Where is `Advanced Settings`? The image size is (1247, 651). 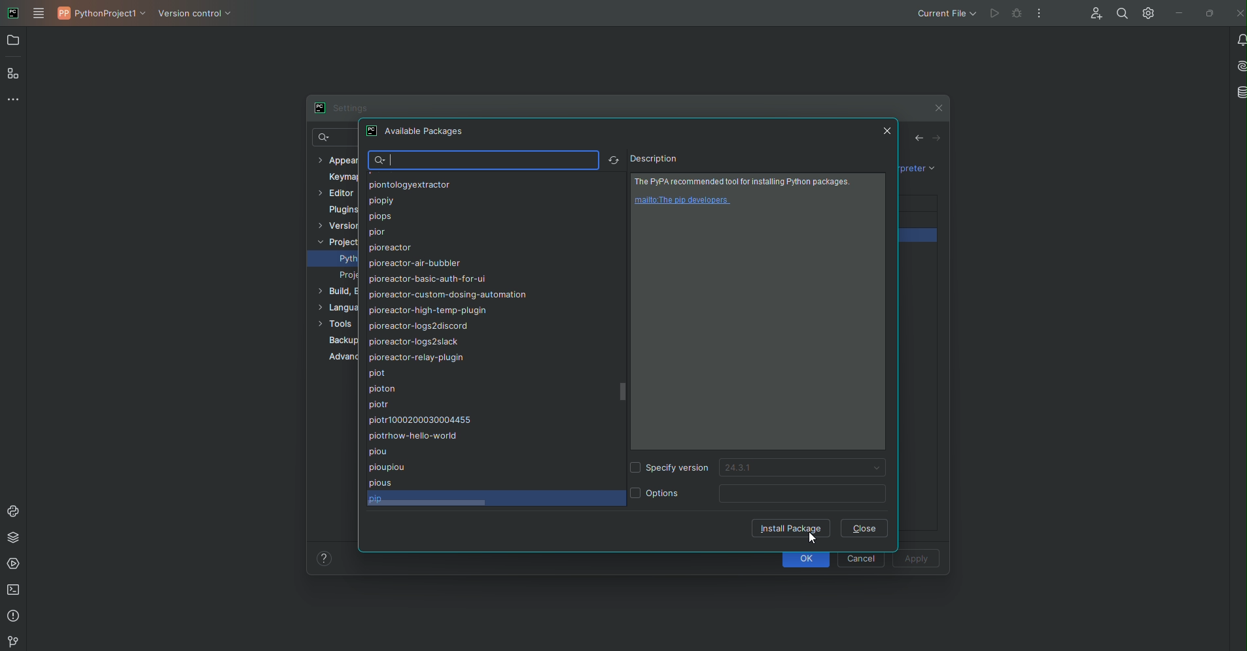
Advanced Settings is located at coordinates (342, 359).